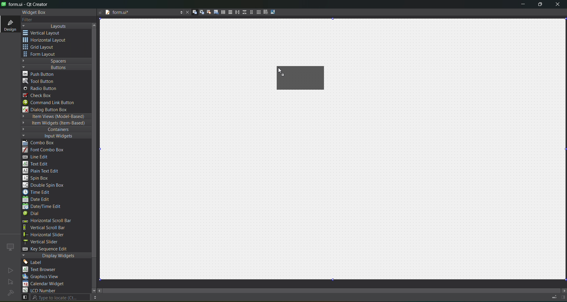 This screenshot has width=567, height=302. What do you see at coordinates (38, 200) in the screenshot?
I see `date edit` at bounding box center [38, 200].